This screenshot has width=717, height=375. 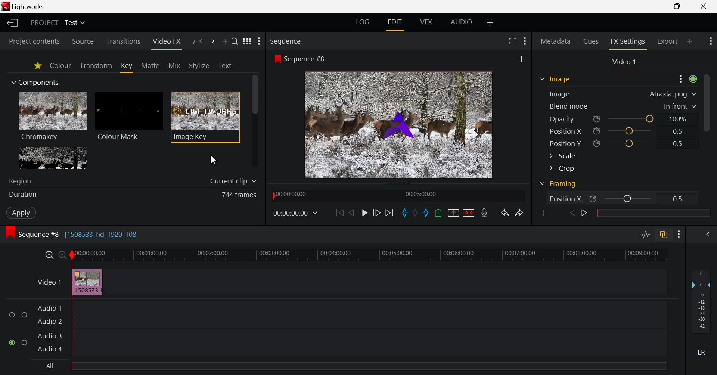 I want to click on checkbox, so click(x=24, y=314).